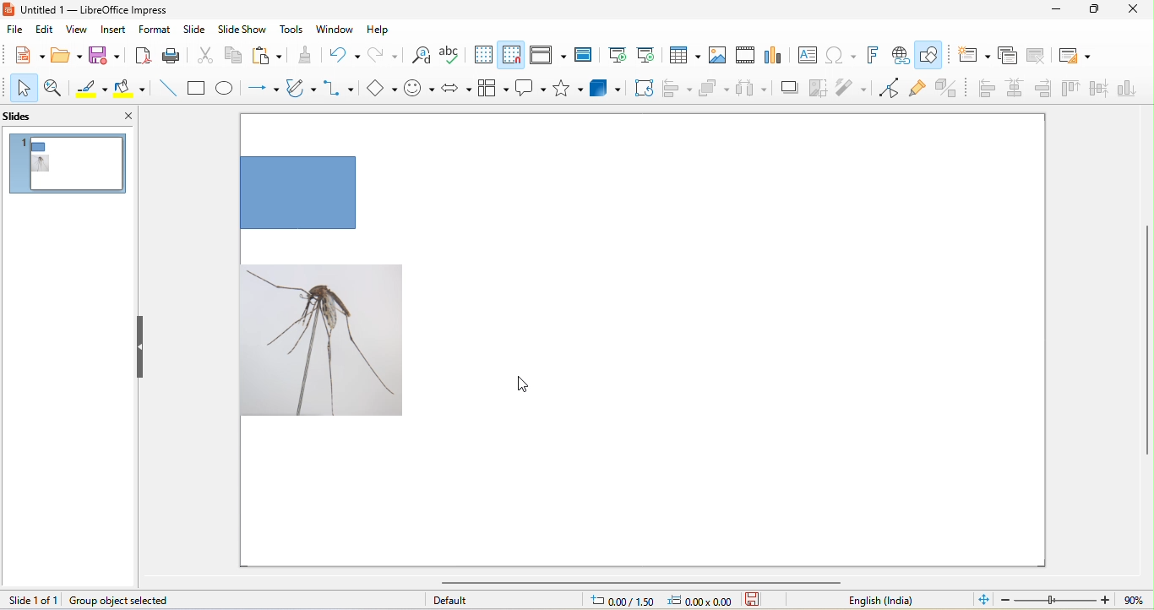  I want to click on tools, so click(293, 31).